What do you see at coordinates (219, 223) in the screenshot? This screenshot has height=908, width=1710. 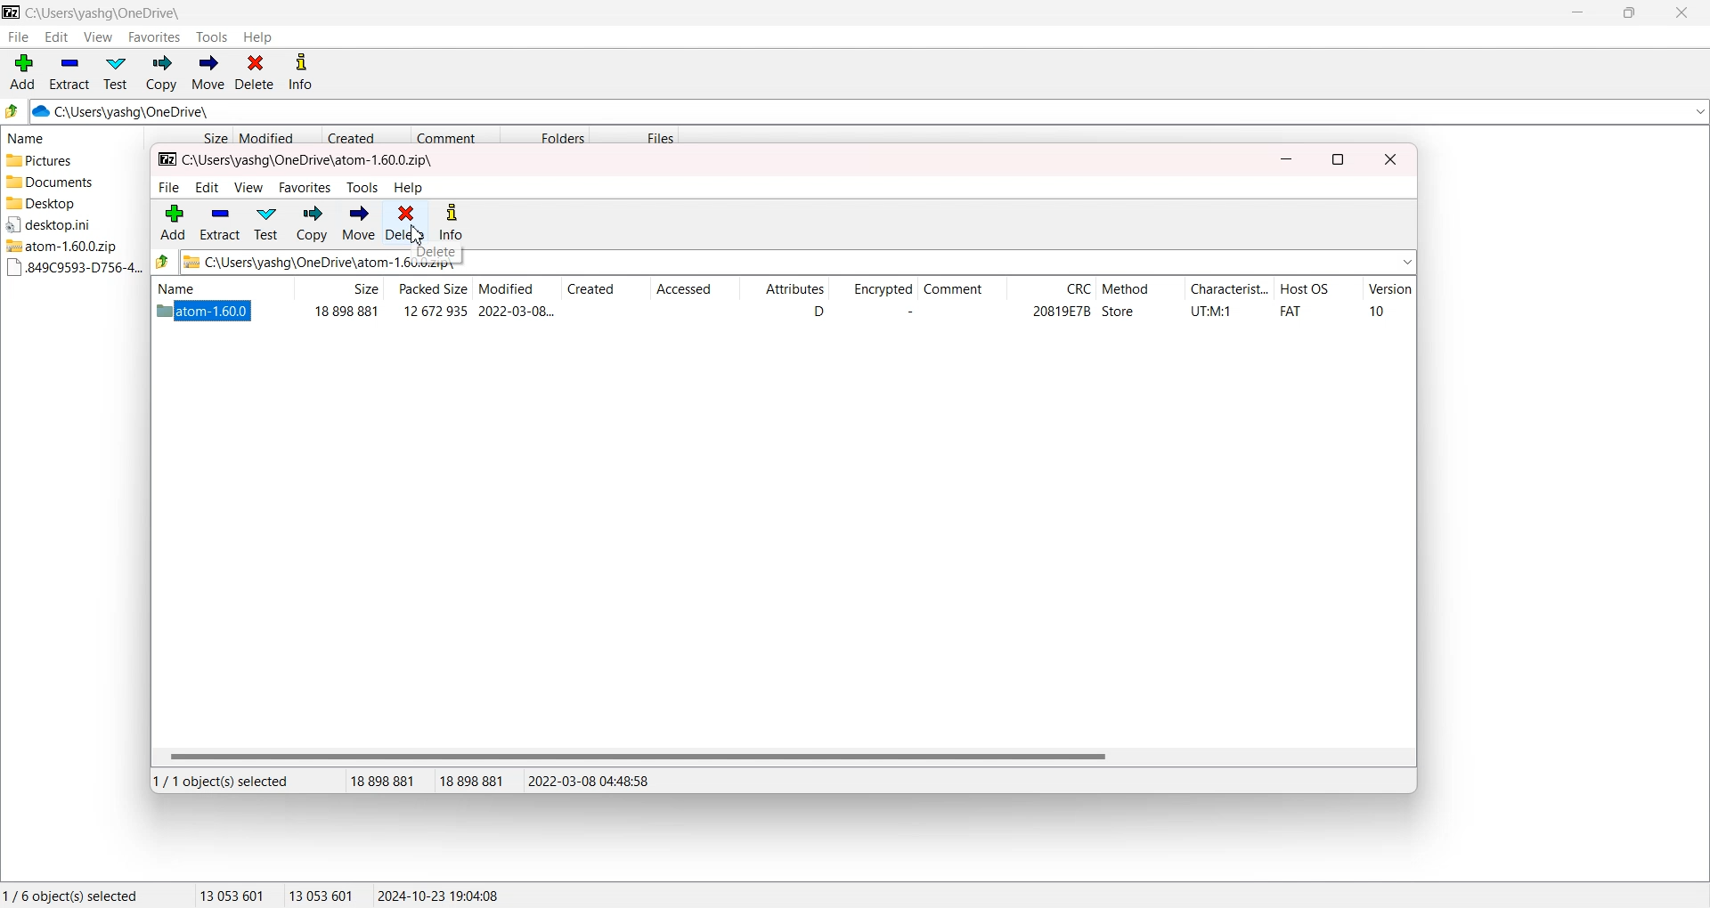 I see `extract` at bounding box center [219, 223].